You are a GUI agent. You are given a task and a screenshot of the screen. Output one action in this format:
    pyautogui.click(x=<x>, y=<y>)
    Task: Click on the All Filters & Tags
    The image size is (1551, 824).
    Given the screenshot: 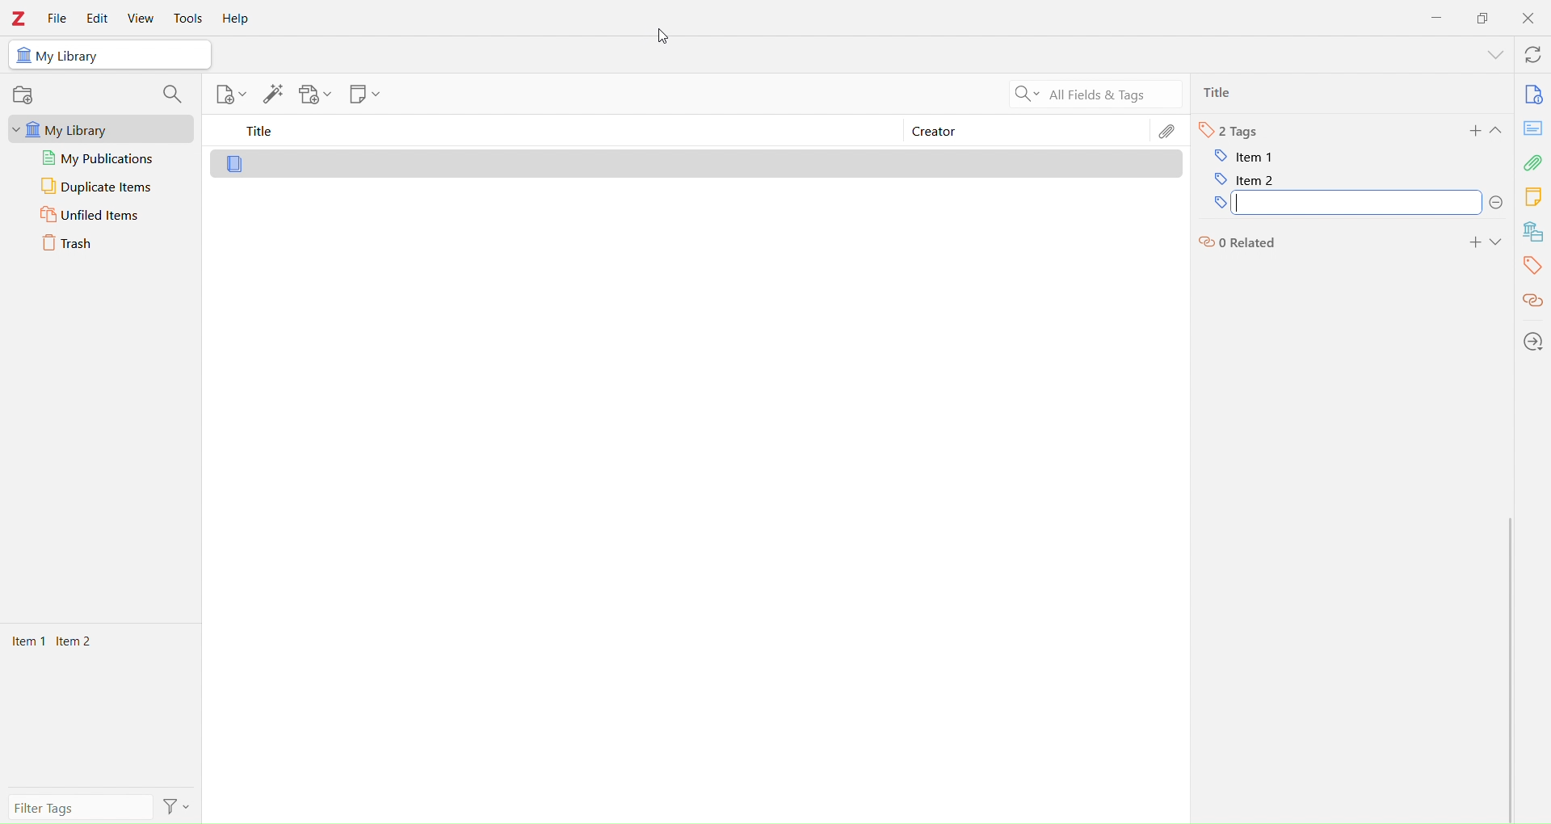 What is the action you would take?
    pyautogui.click(x=1092, y=96)
    